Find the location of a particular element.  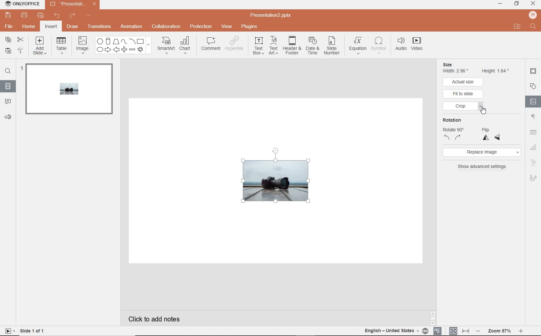

open file location is located at coordinates (517, 27).